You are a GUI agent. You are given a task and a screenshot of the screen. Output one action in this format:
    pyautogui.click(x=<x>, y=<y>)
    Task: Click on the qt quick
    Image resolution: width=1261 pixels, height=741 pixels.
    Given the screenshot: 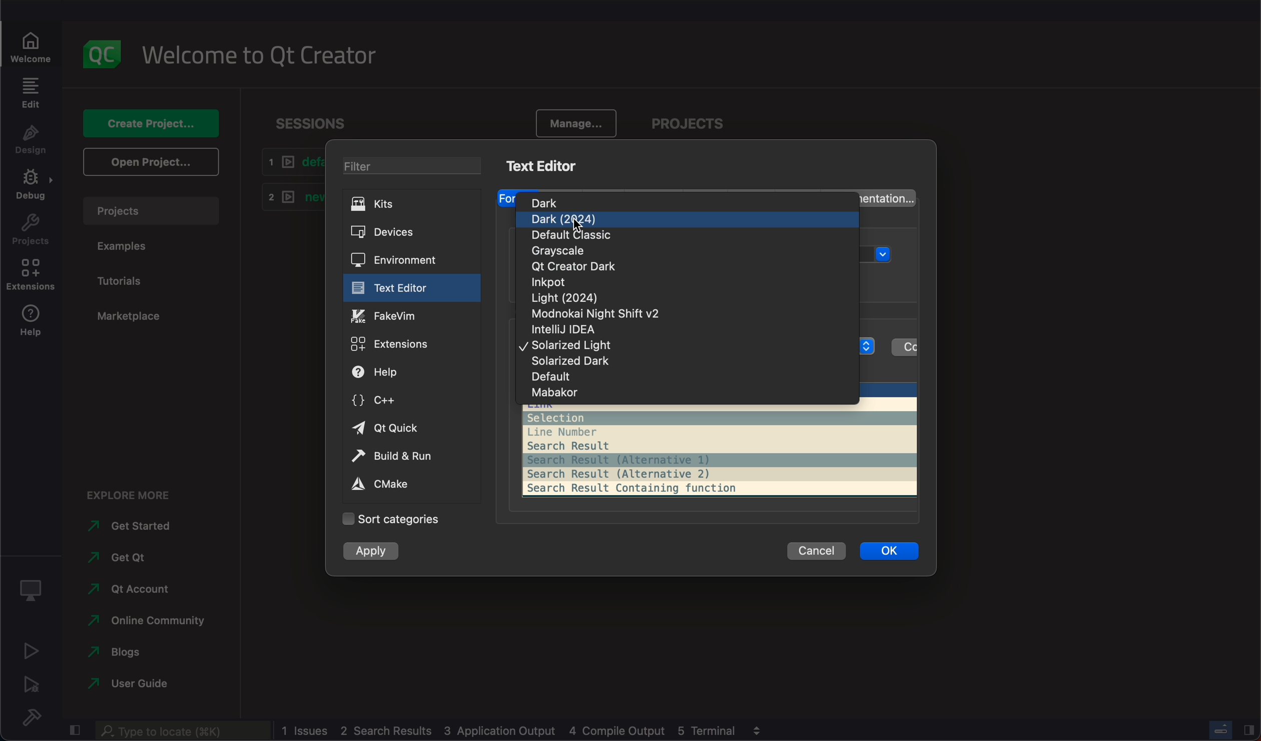 What is the action you would take?
    pyautogui.click(x=410, y=428)
    